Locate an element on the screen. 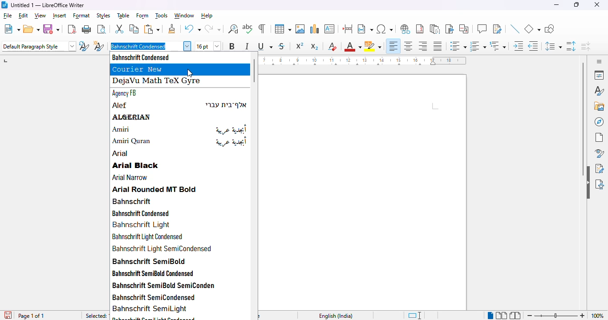  properties is located at coordinates (599, 75).